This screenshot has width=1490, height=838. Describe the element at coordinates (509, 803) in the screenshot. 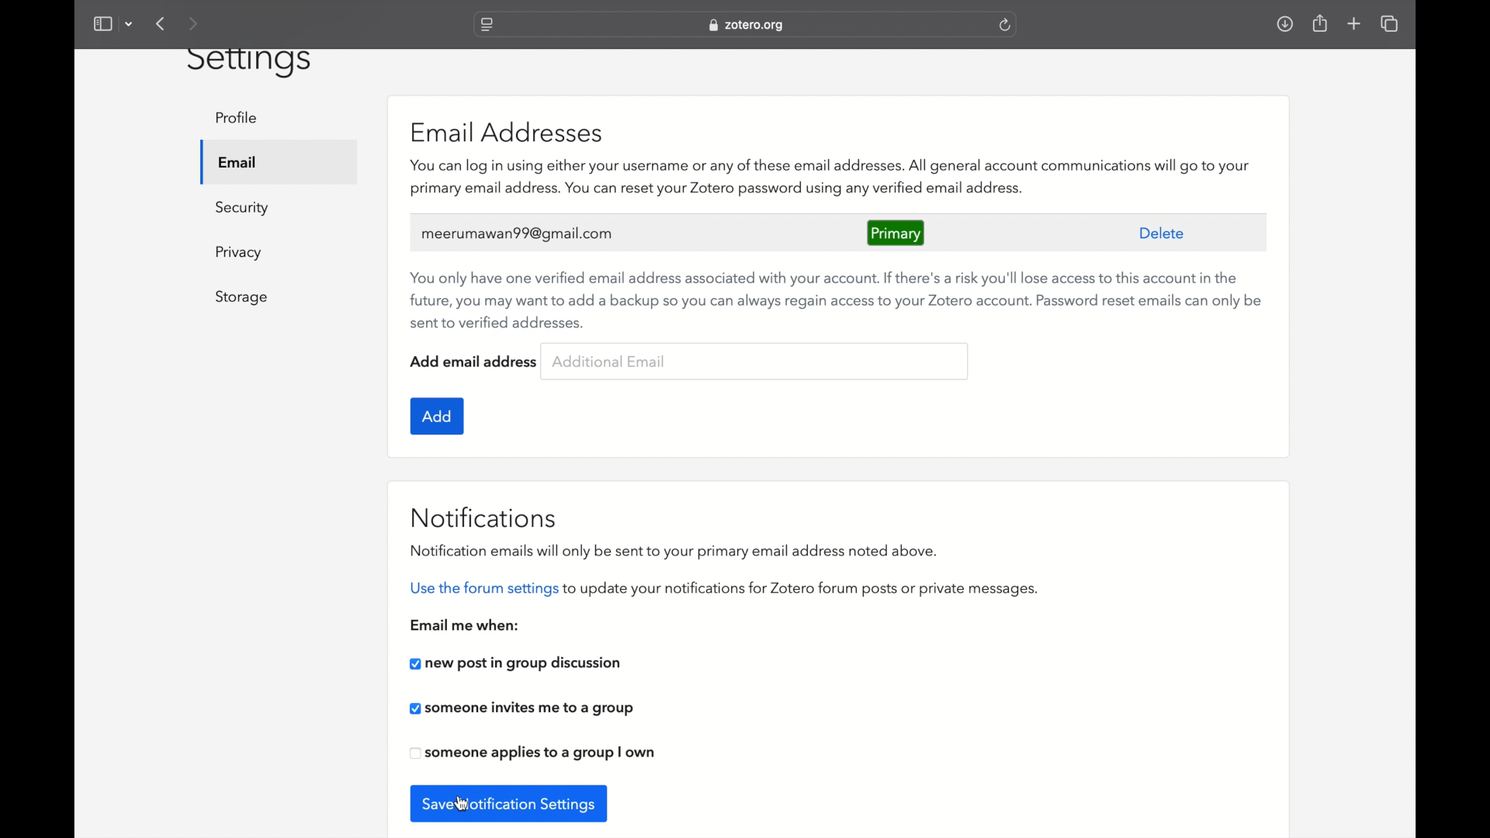

I see `save notification settings` at that location.